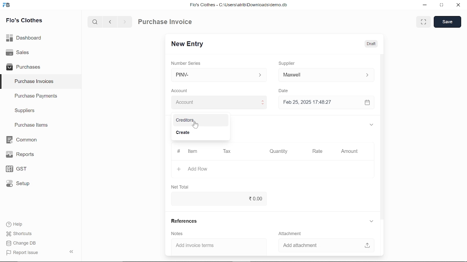  I want to click on Create, so click(198, 133).